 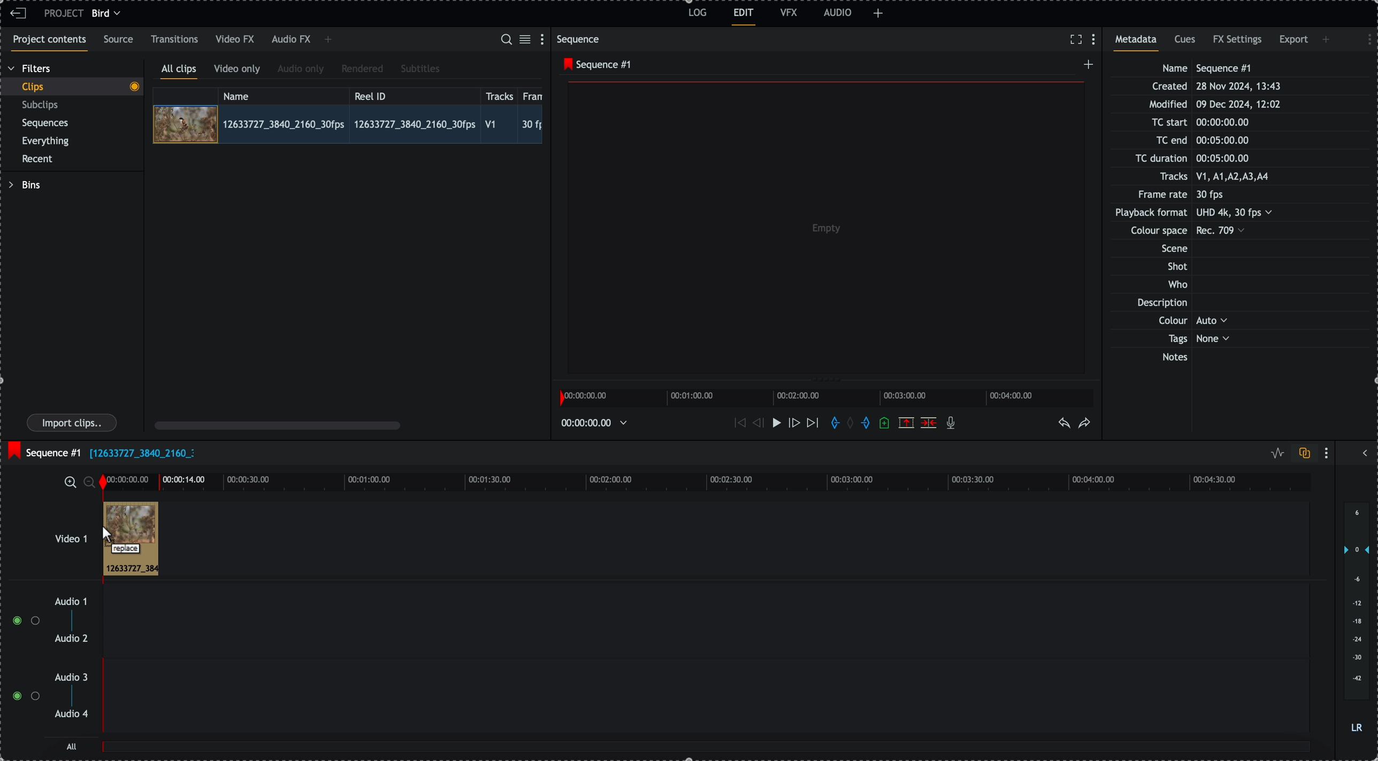 What do you see at coordinates (793, 423) in the screenshot?
I see `nudge one frame foward` at bounding box center [793, 423].